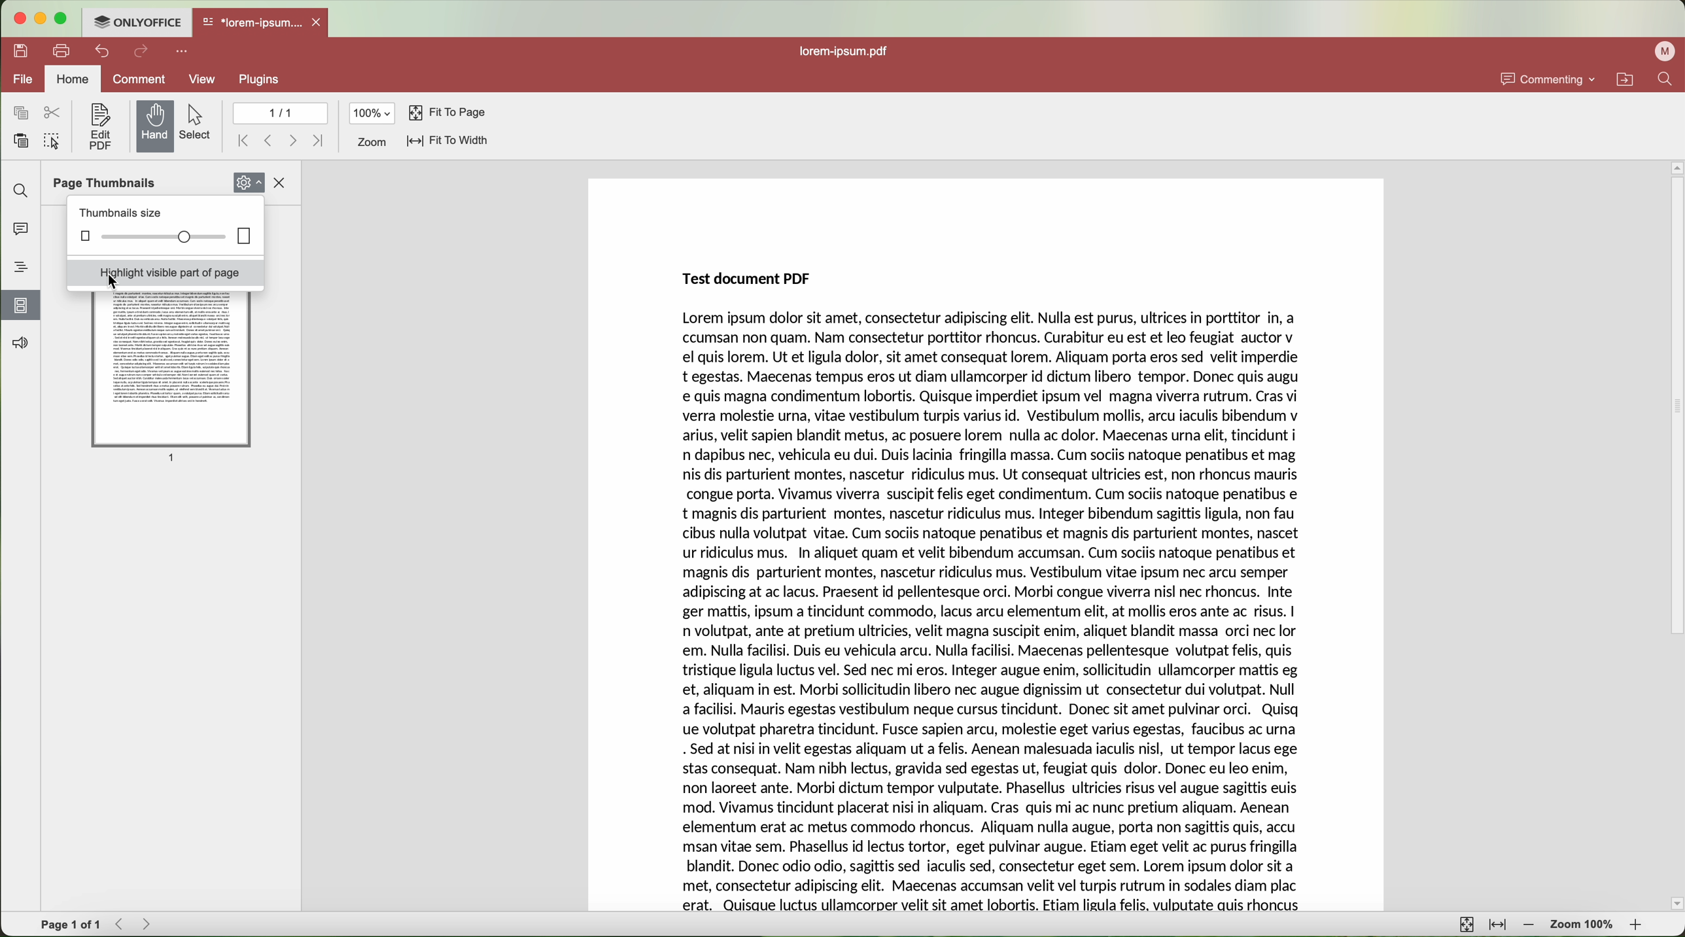  What do you see at coordinates (62, 50) in the screenshot?
I see `print` at bounding box center [62, 50].